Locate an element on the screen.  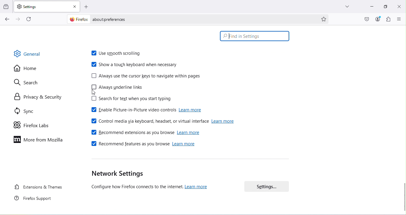
Minimize is located at coordinates (372, 7).